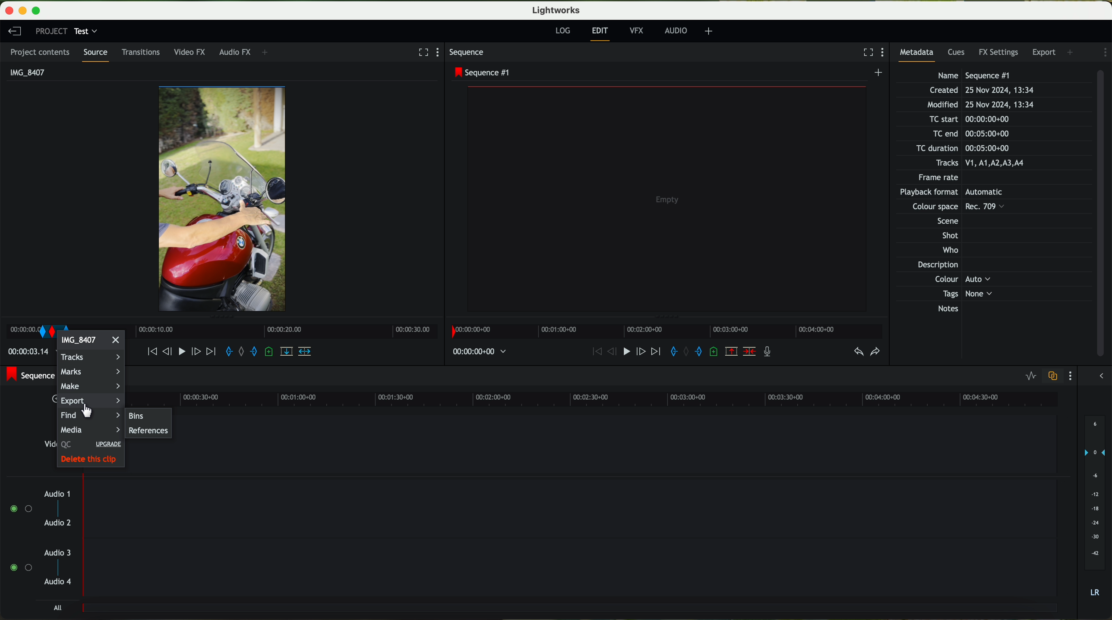 The width and height of the screenshot is (1112, 620). What do you see at coordinates (58, 524) in the screenshot?
I see `audio 2` at bounding box center [58, 524].